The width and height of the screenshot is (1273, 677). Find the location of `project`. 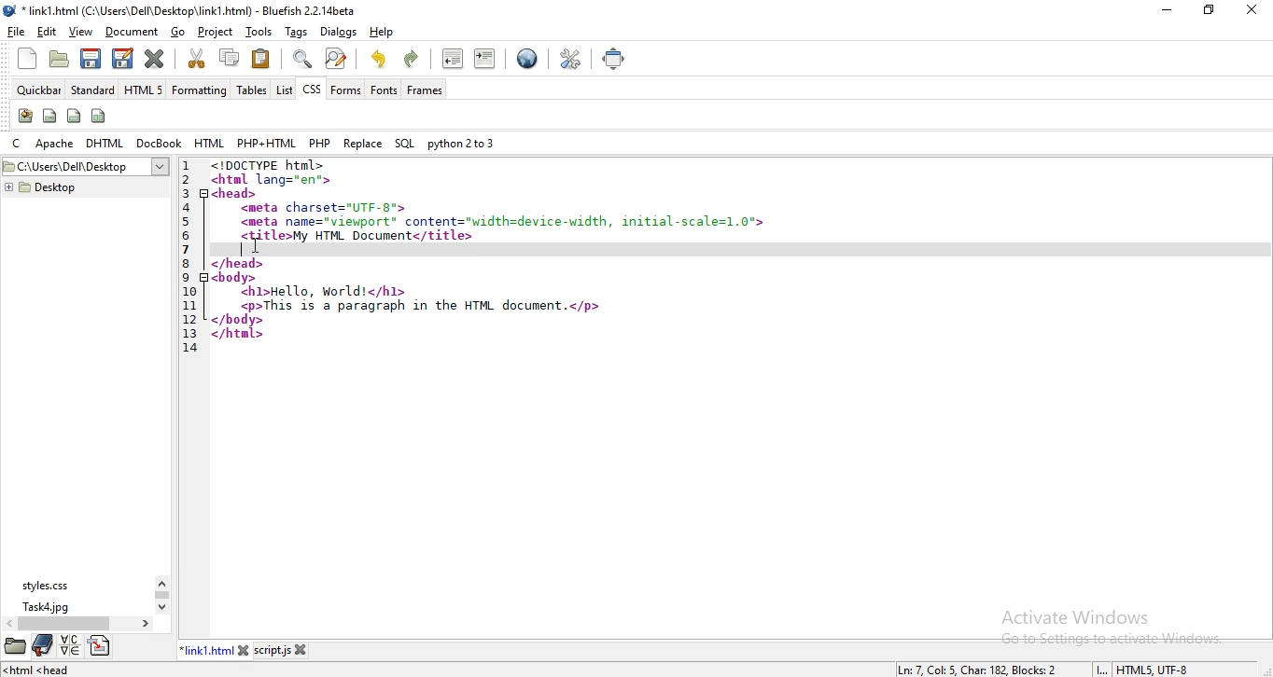

project is located at coordinates (216, 32).